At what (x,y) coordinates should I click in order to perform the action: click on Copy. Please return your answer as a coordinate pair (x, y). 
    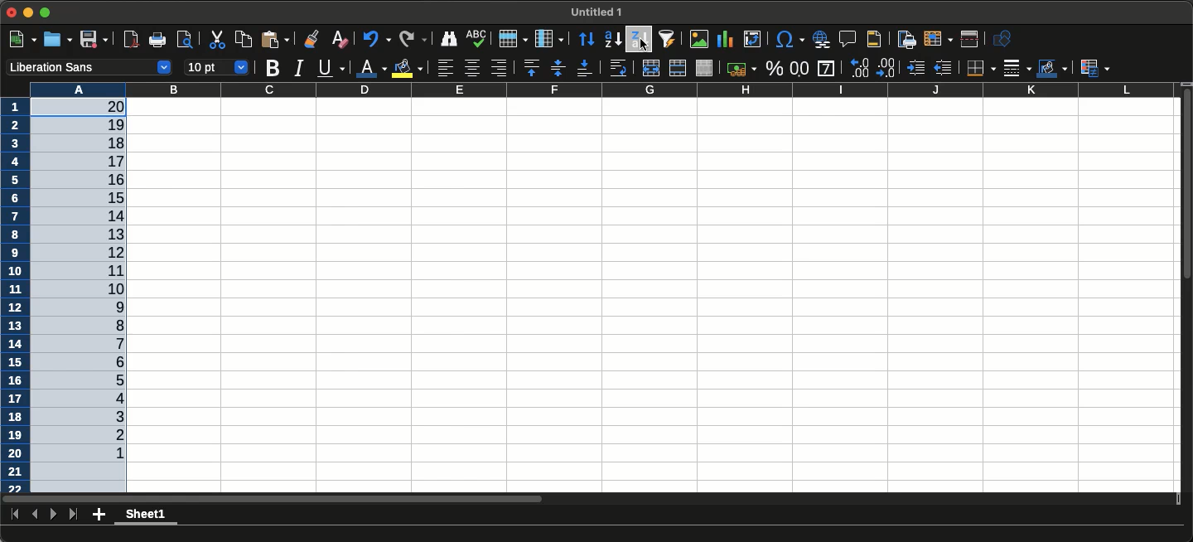
    Looking at the image, I should click on (243, 39).